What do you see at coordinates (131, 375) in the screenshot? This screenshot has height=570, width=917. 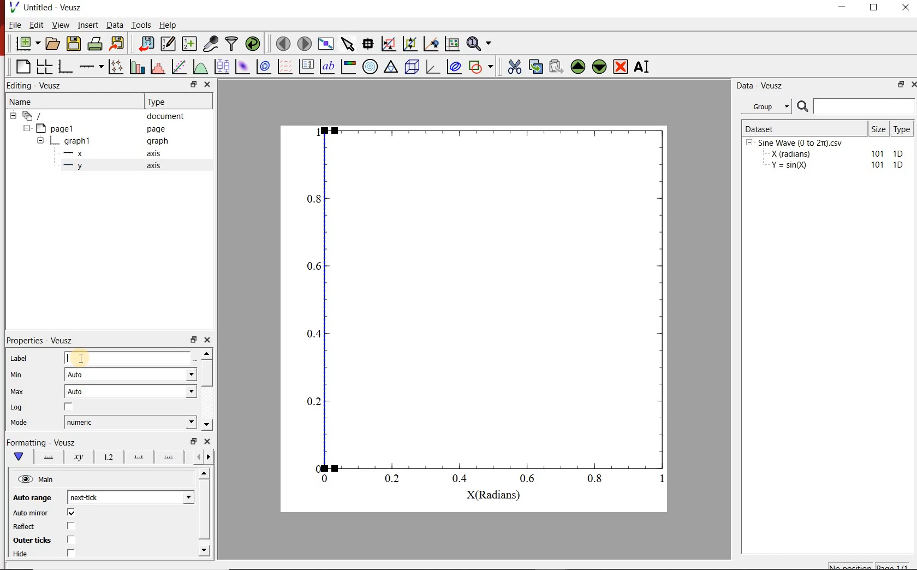 I see `Auto` at bounding box center [131, 375].